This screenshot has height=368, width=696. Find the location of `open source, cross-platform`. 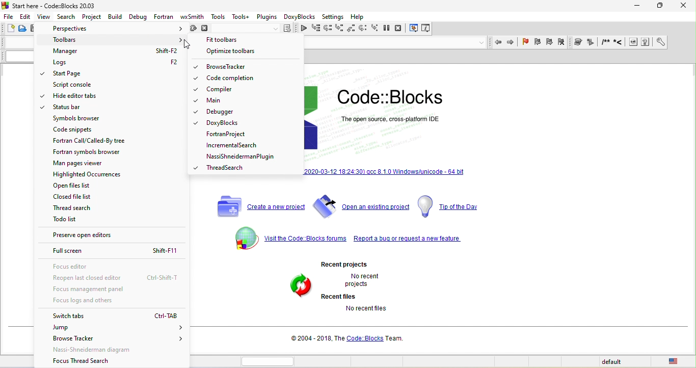

open source, cross-platform is located at coordinates (399, 123).